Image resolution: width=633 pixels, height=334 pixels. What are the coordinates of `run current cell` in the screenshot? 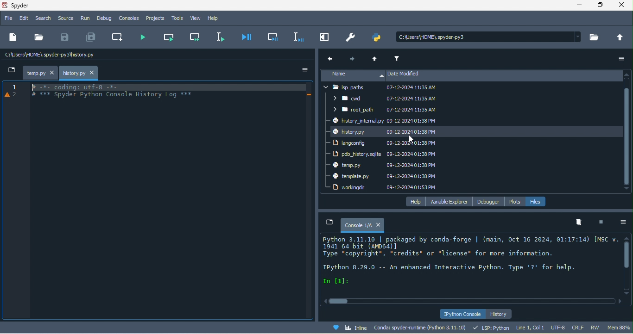 It's located at (168, 37).